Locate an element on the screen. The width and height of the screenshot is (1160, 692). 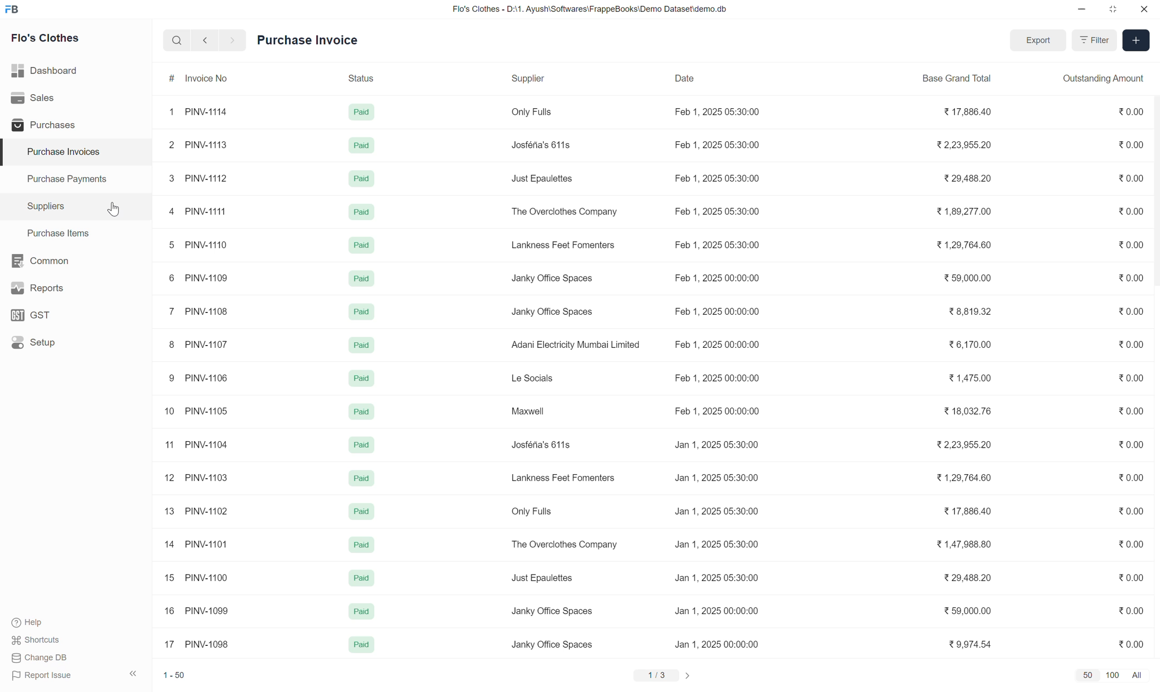
Outstanding Amount is located at coordinates (1100, 79).